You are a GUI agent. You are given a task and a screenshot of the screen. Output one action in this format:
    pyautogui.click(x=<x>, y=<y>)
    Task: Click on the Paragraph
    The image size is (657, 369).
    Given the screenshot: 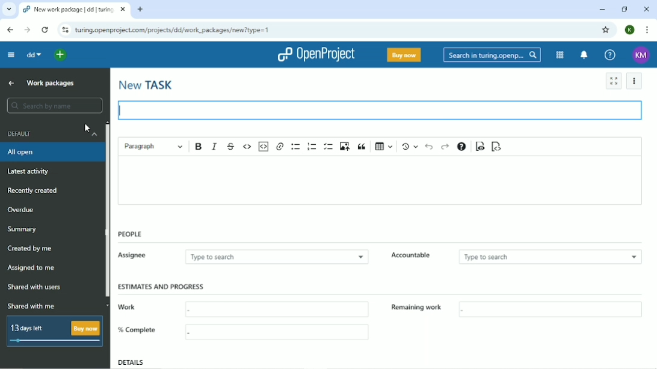 What is the action you would take?
    pyautogui.click(x=153, y=147)
    